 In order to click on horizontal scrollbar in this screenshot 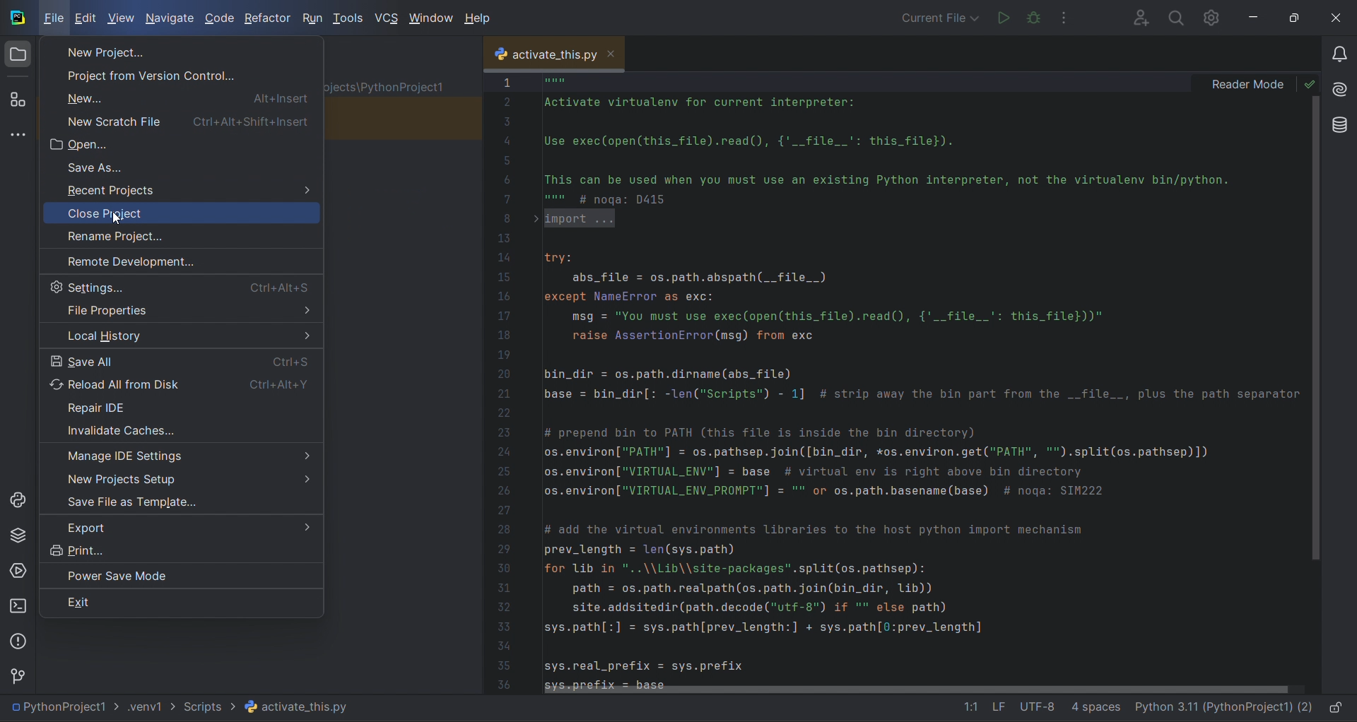, I will do `click(907, 691)`.